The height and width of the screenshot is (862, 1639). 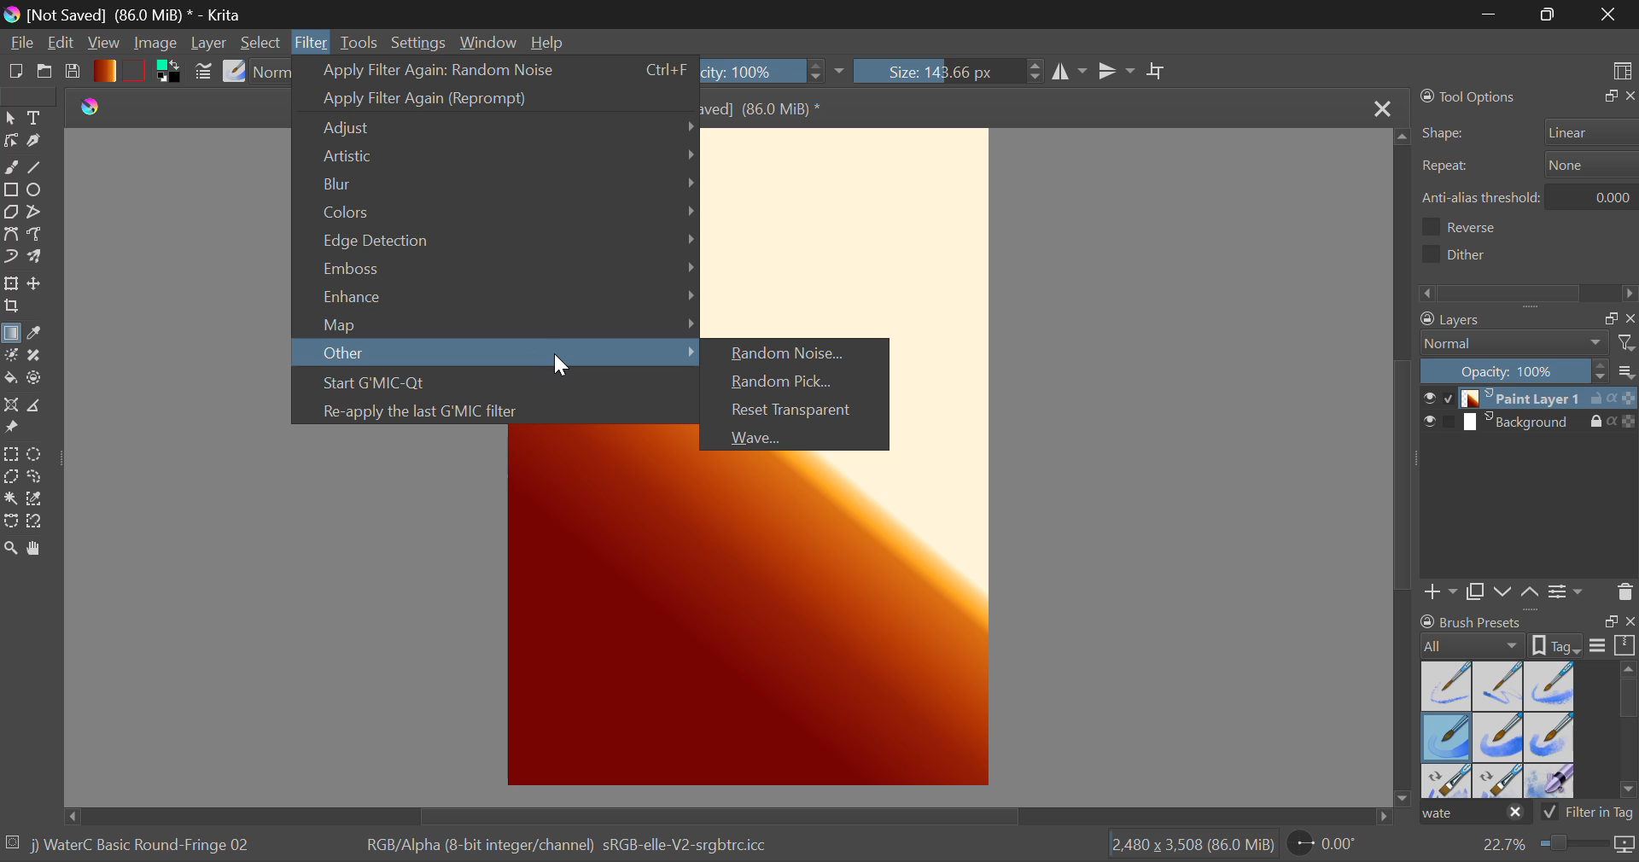 I want to click on Multibrush, so click(x=37, y=259).